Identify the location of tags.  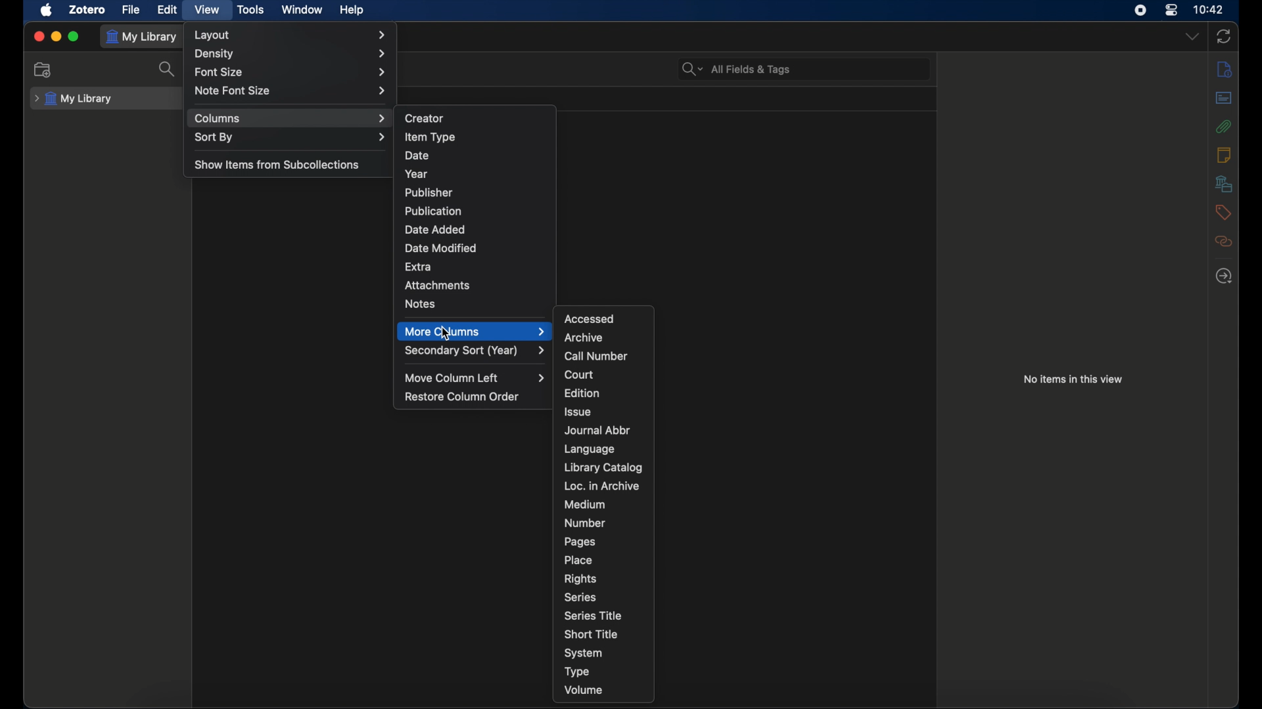
(1223, 212).